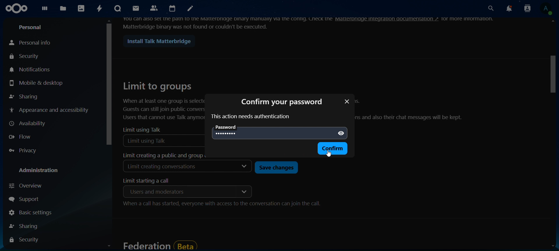 The width and height of the screenshot is (559, 251). What do you see at coordinates (546, 8) in the screenshot?
I see `view profile` at bounding box center [546, 8].